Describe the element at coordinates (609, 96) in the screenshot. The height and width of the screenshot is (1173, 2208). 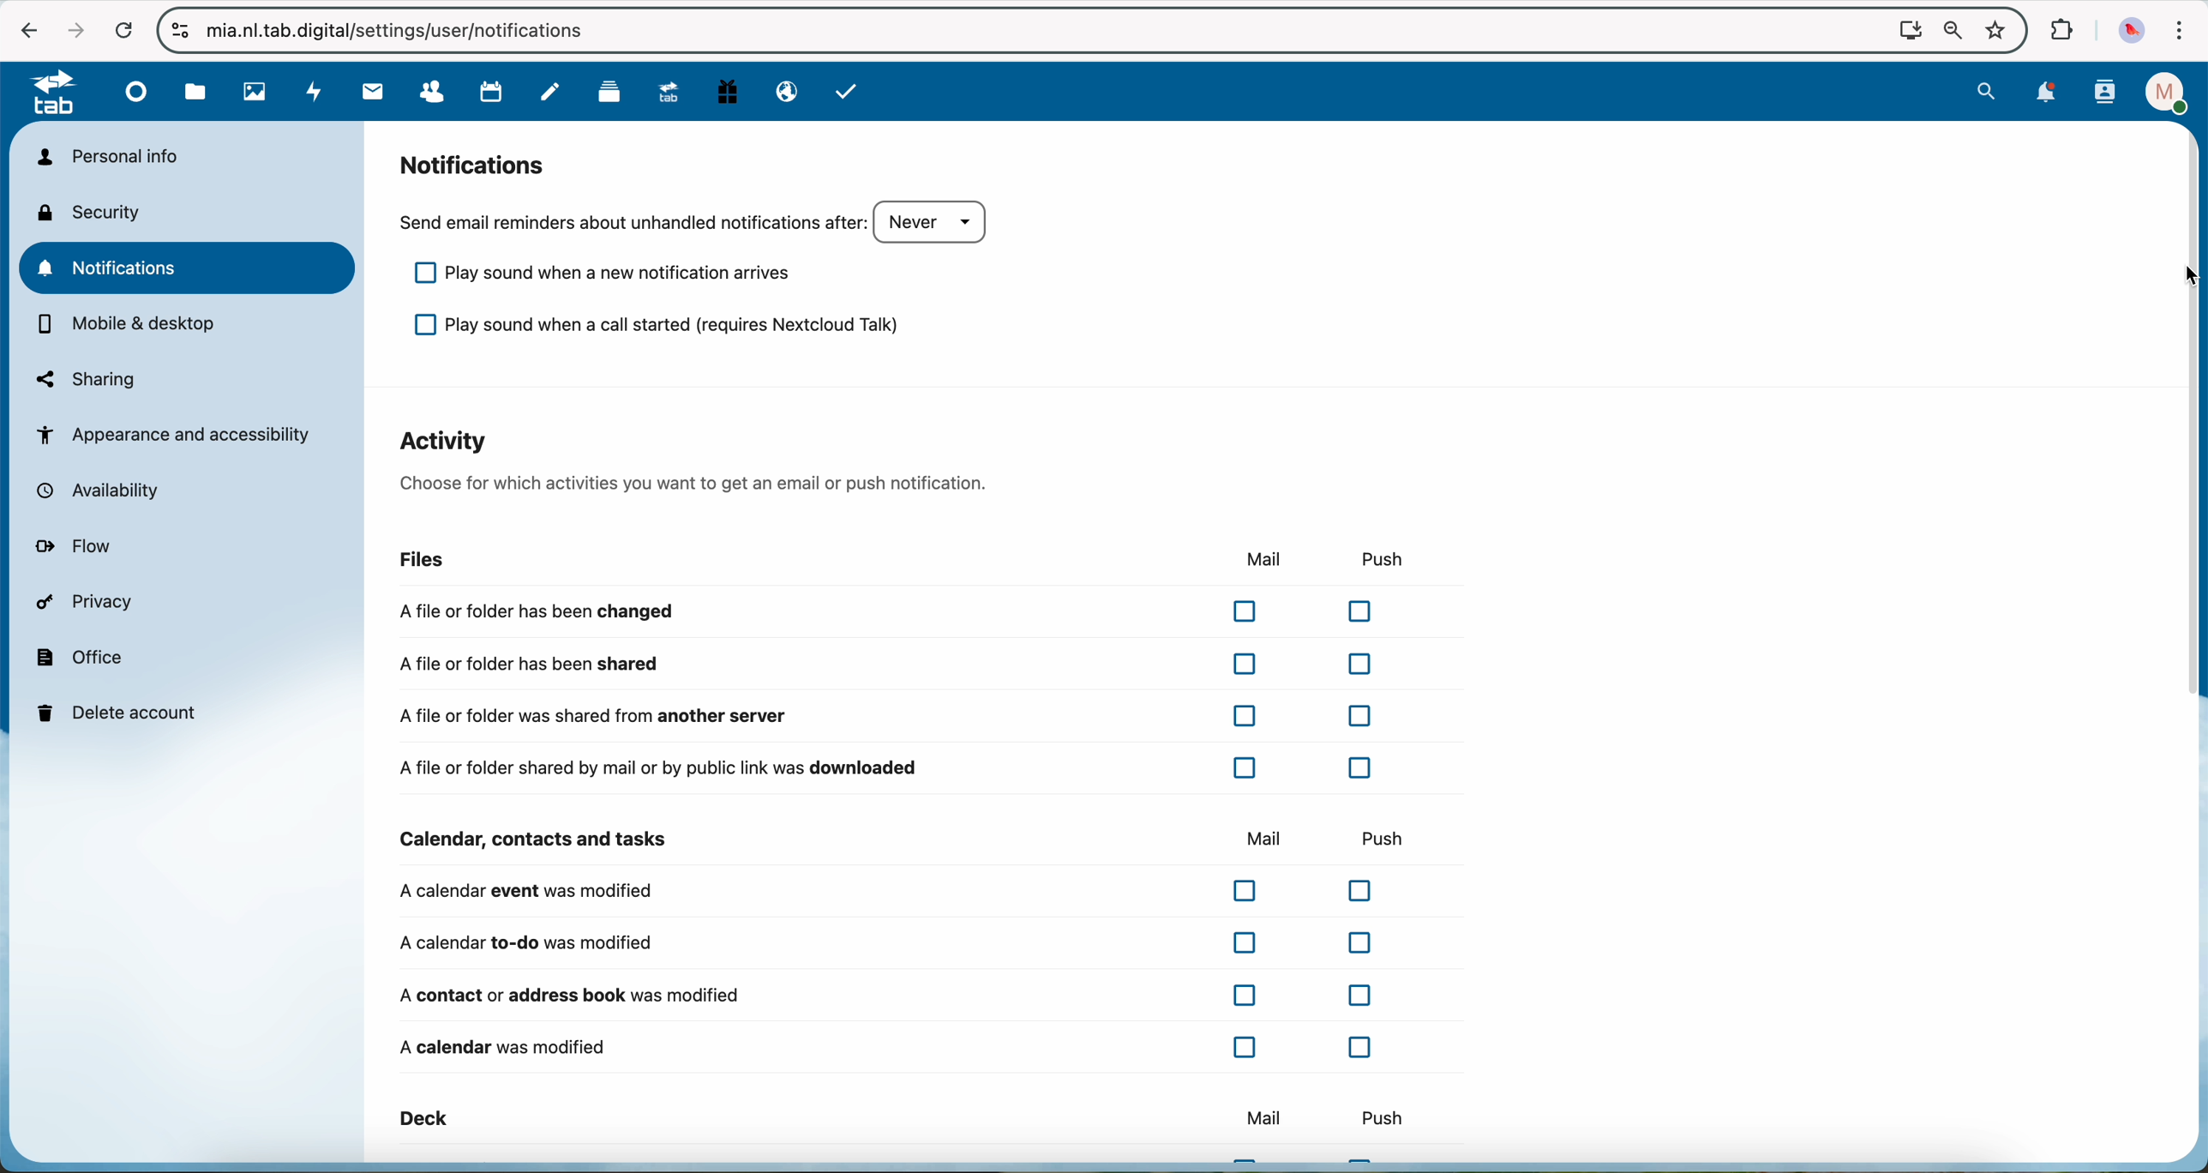
I see `deck` at that location.